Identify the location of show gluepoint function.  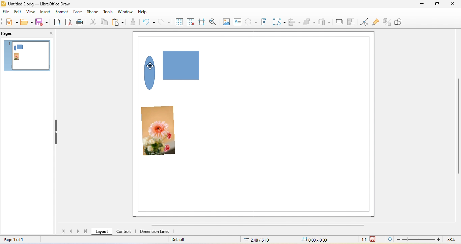
(375, 21).